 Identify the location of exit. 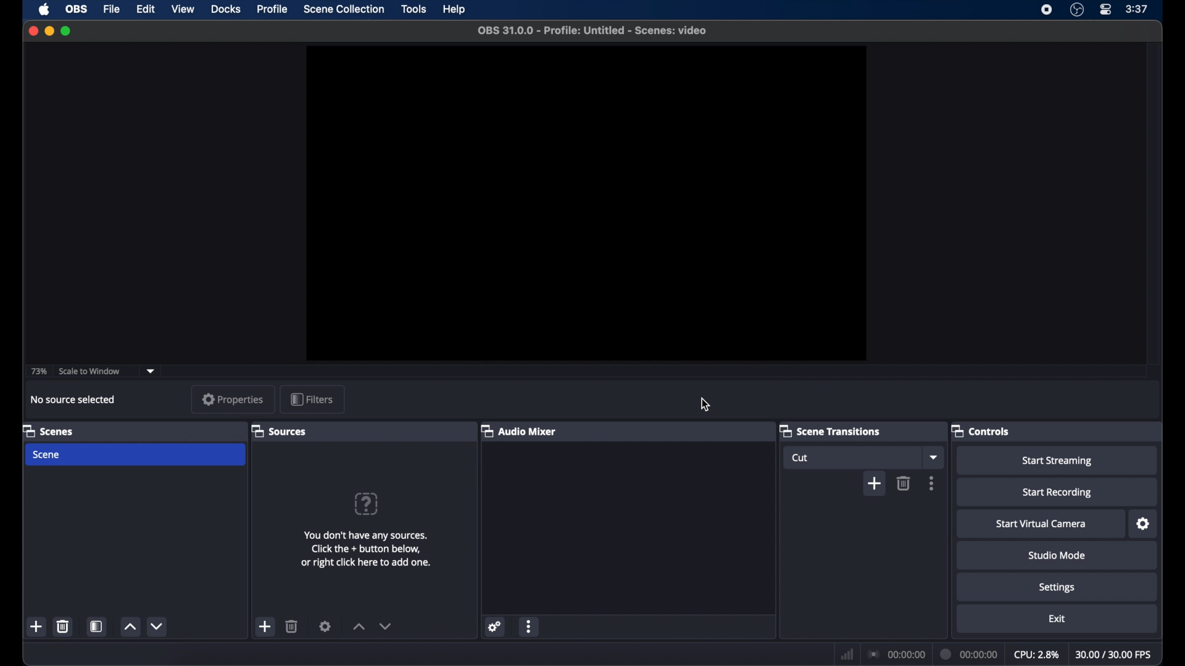
(1057, 619).